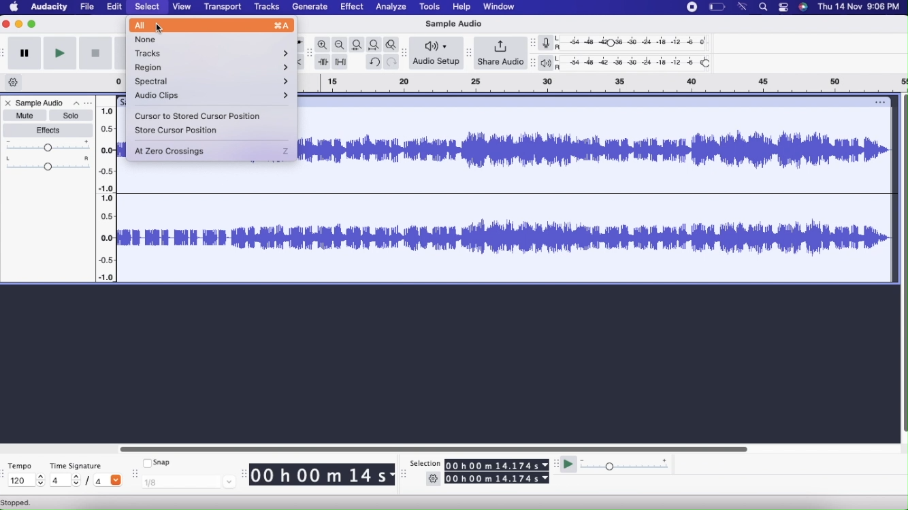 The height and width of the screenshot is (510, 908). What do you see at coordinates (107, 480) in the screenshot?
I see `/4` at bounding box center [107, 480].